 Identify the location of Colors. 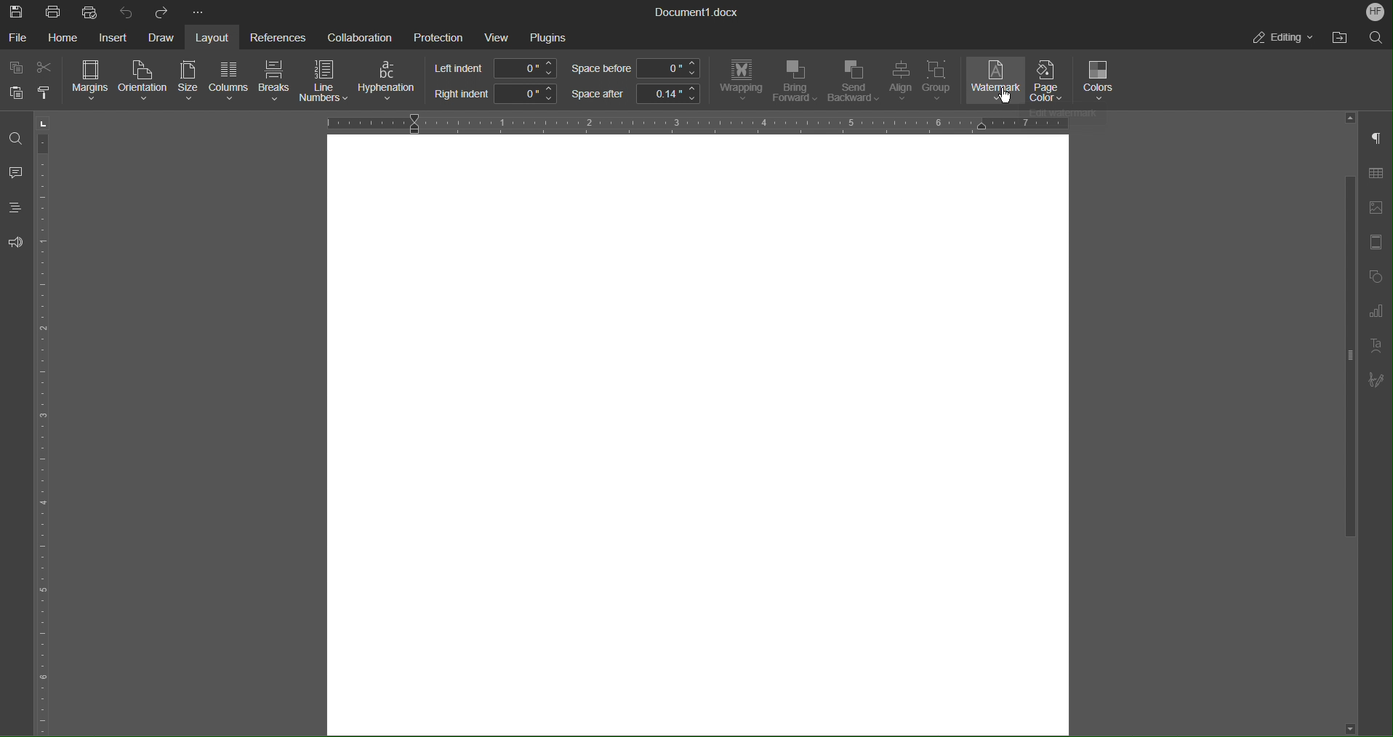
(1100, 81).